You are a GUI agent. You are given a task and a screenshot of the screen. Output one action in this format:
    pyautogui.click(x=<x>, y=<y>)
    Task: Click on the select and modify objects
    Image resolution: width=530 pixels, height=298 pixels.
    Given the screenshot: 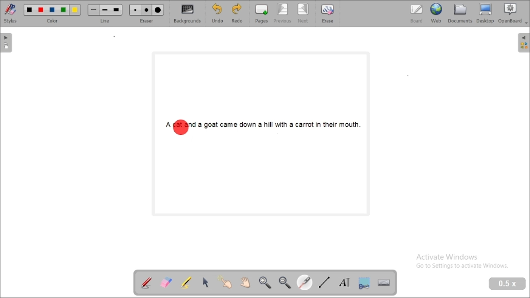 What is the action you would take?
    pyautogui.click(x=205, y=283)
    